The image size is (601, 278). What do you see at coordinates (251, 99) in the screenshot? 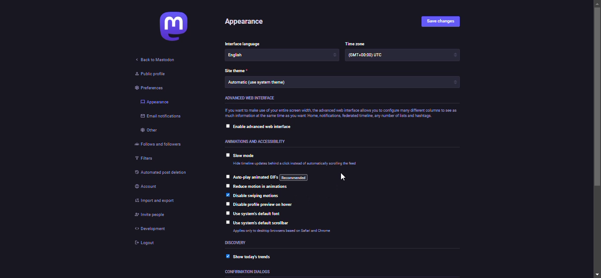
I see `advanced web interface` at bounding box center [251, 99].